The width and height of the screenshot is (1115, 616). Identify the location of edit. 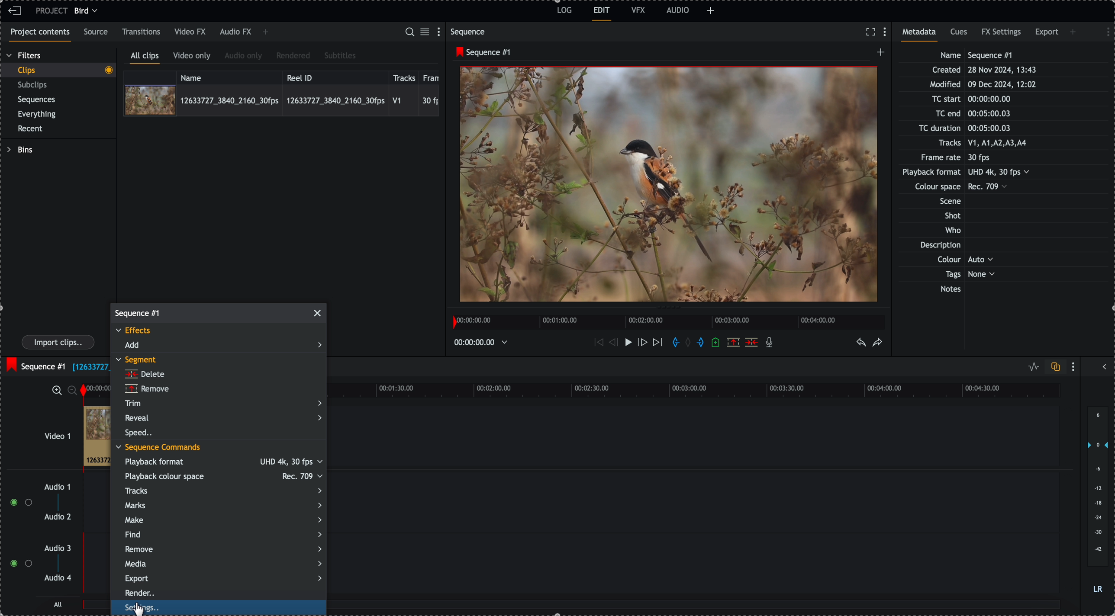
(602, 14).